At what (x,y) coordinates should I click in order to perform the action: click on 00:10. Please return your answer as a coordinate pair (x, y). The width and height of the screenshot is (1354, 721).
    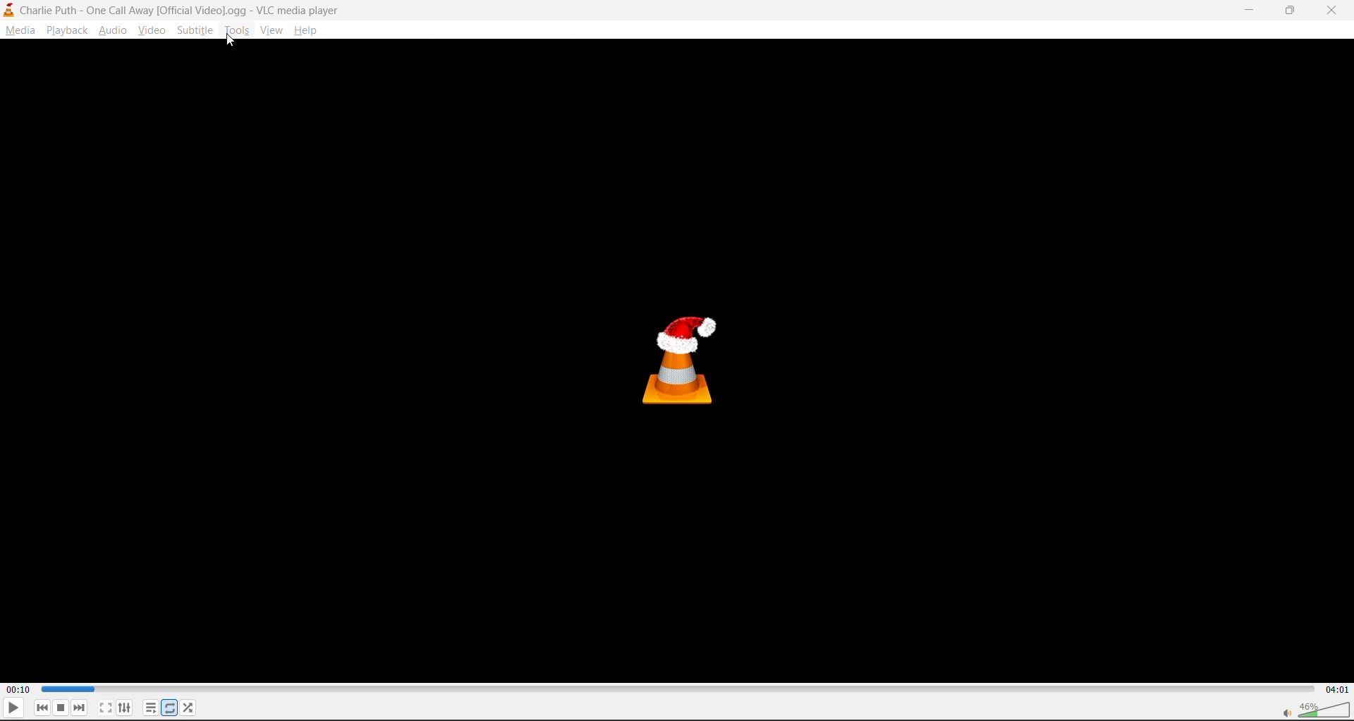
    Looking at the image, I should click on (20, 686).